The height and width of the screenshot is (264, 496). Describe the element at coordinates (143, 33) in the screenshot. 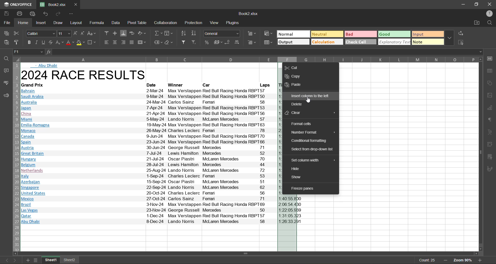

I see `orientation` at that location.